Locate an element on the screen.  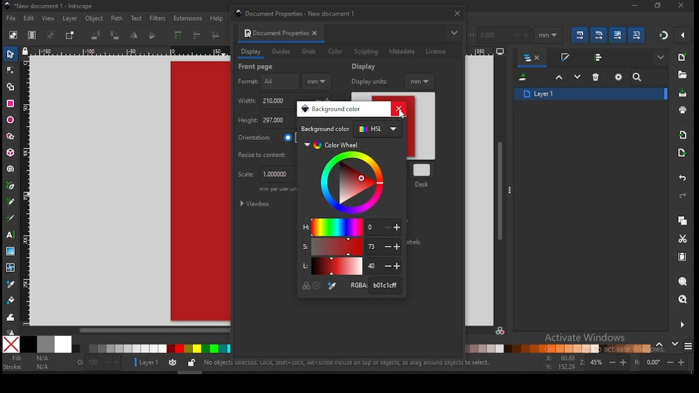
tweak tool is located at coordinates (11, 317).